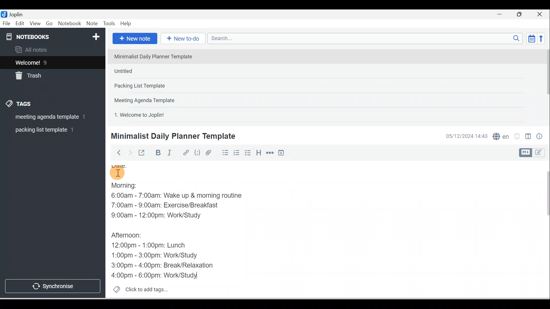  What do you see at coordinates (367, 38) in the screenshot?
I see `Search bar` at bounding box center [367, 38].